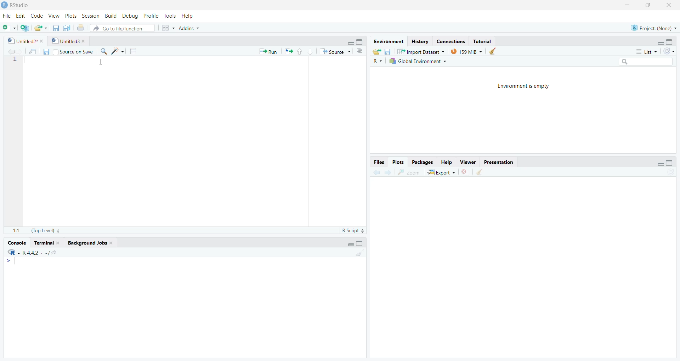  I want to click on Source on save, so click(72, 52).